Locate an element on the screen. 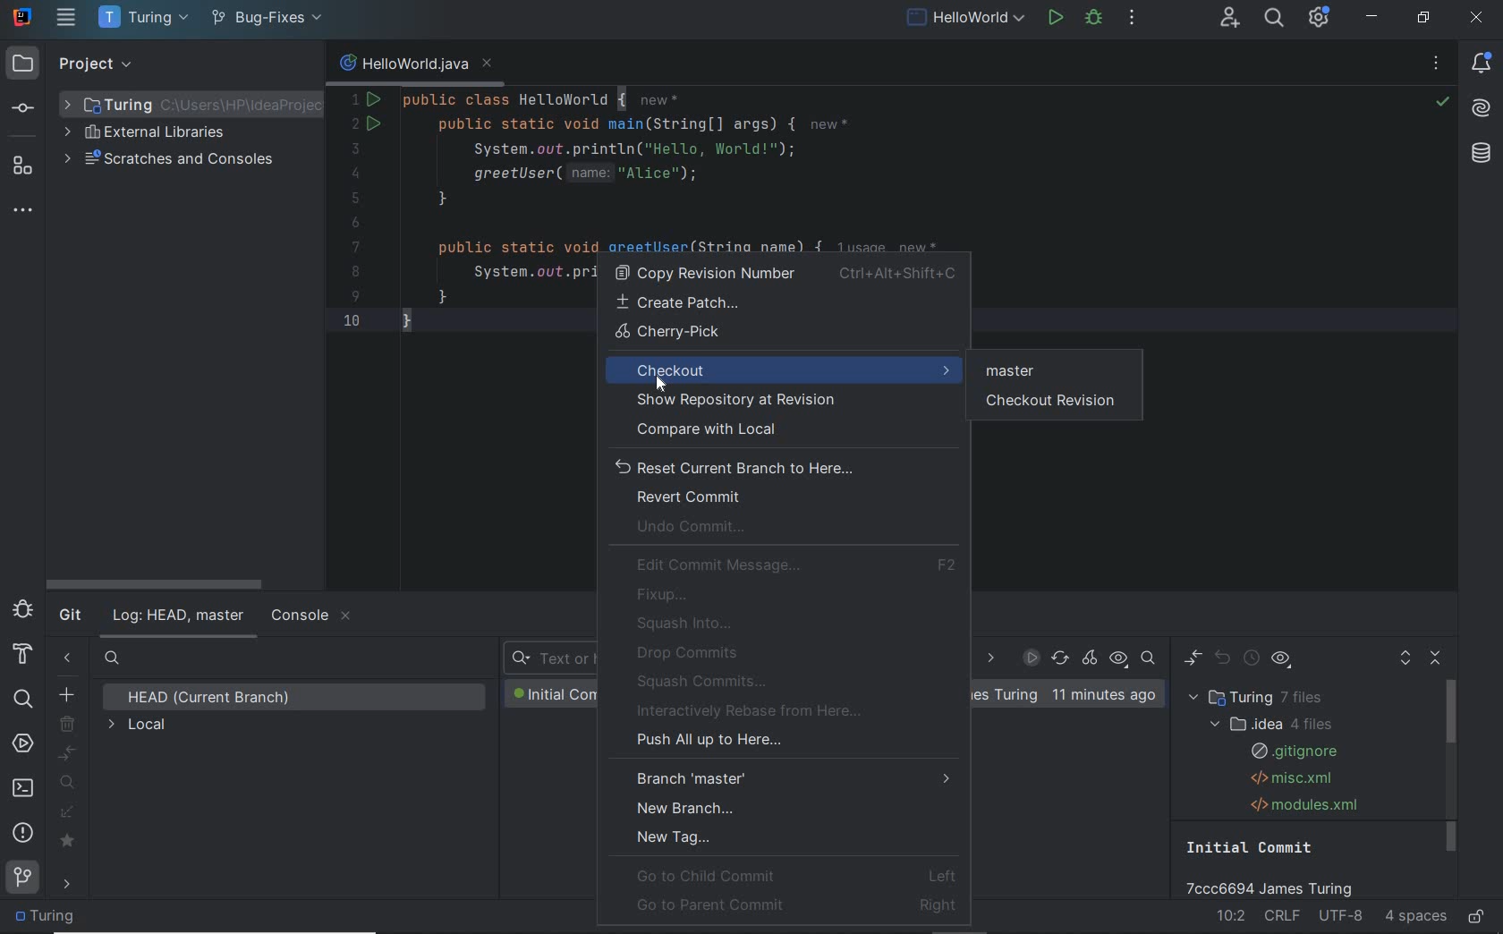 The image size is (1503, 934). commit is located at coordinates (26, 109).